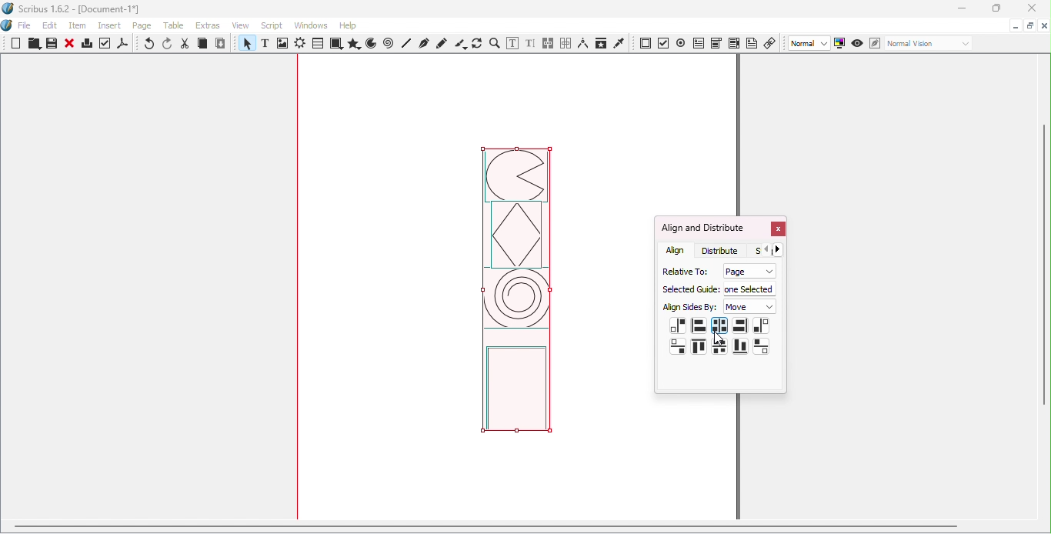  What do you see at coordinates (274, 25) in the screenshot?
I see `Script` at bounding box center [274, 25].